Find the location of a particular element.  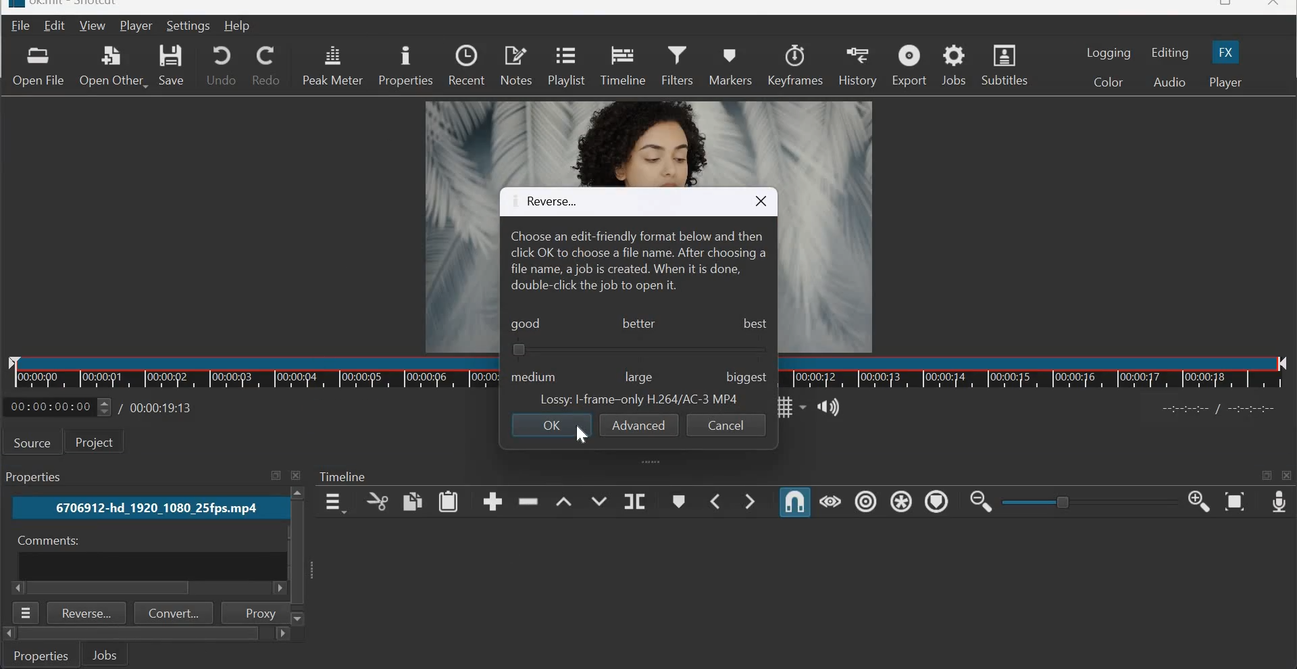

button is located at coordinates (519, 350).